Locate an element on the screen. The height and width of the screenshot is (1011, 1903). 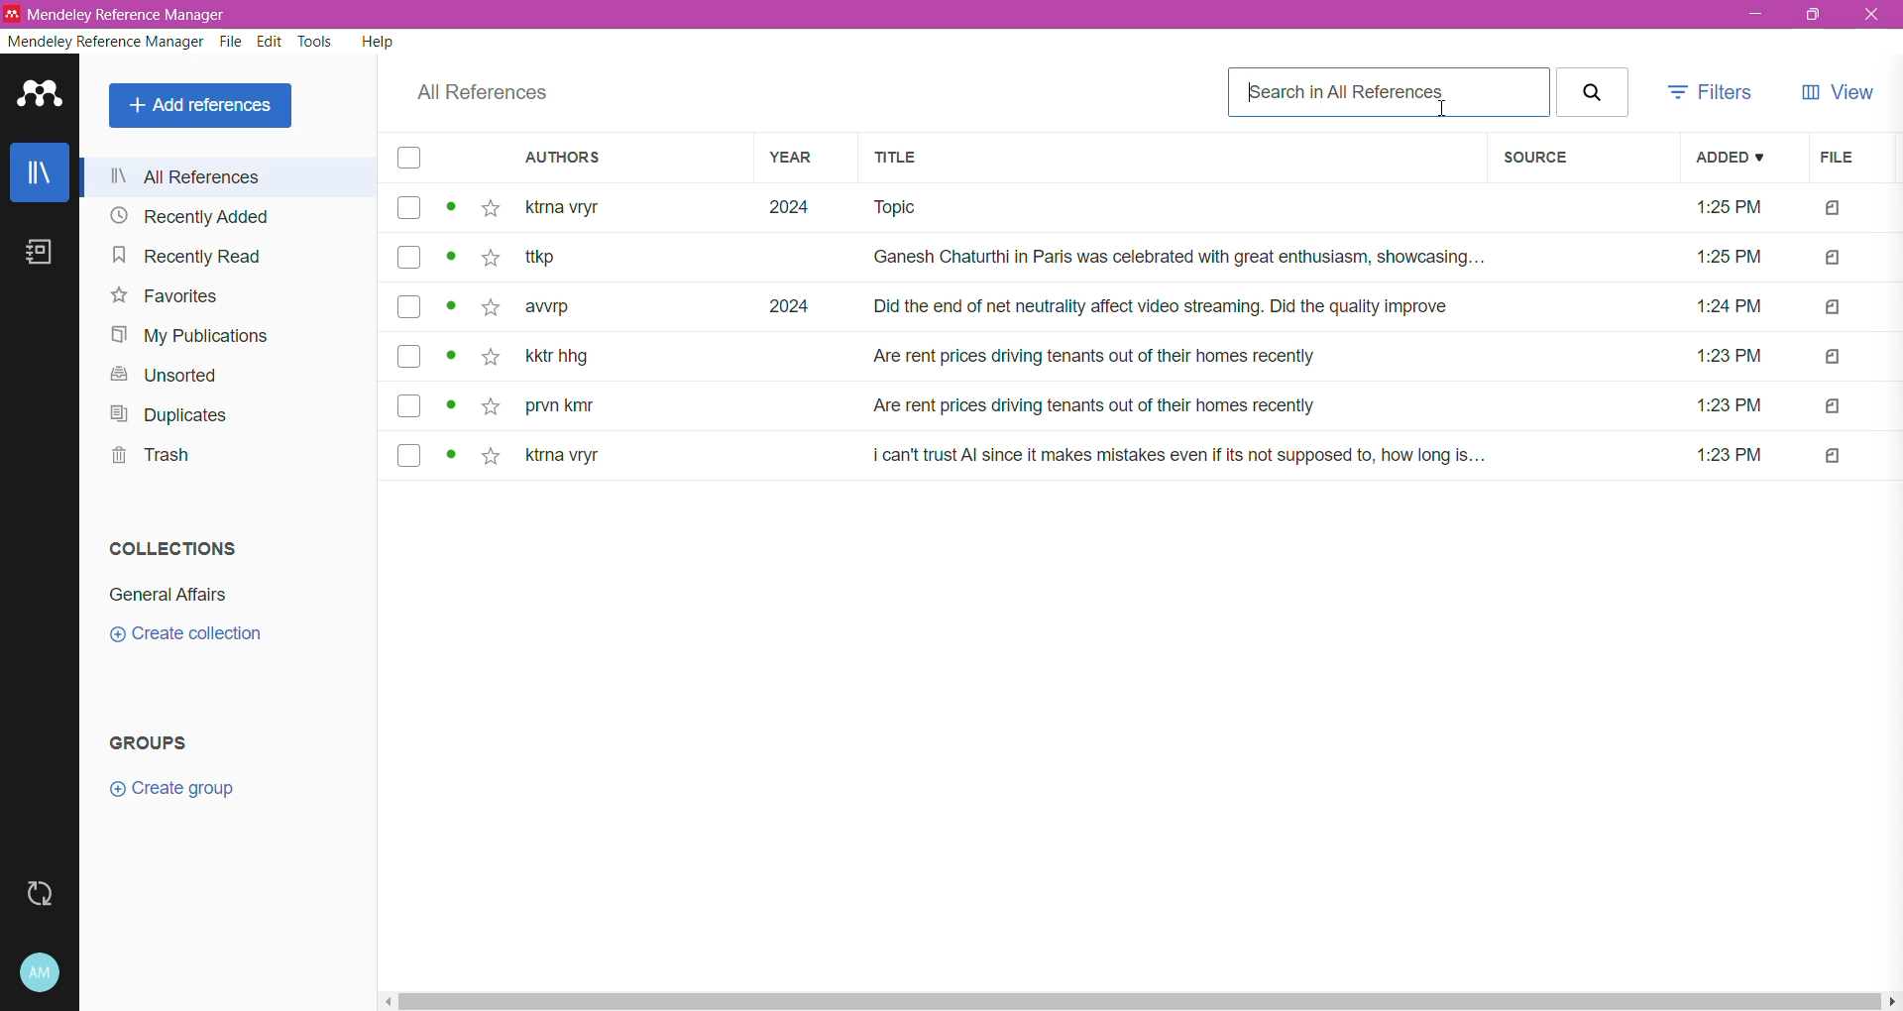
 ttkp Ganesh Chaturthi in Paris was celebrated with great enthusiasm, showcasing...   1:25 PM is located at coordinates (1152, 260).